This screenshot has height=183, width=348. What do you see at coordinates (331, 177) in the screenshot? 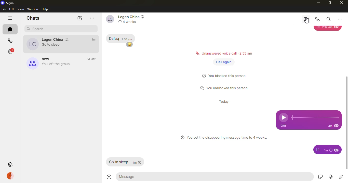
I see `record` at bounding box center [331, 177].